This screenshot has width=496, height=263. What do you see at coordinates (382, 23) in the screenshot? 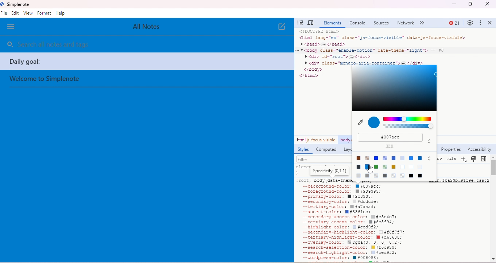
I see `sources` at bounding box center [382, 23].